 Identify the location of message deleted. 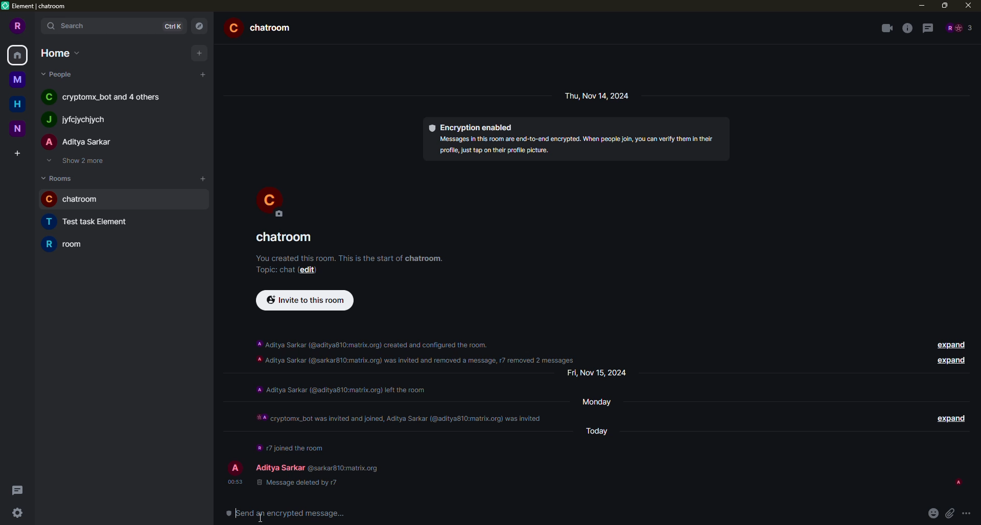
(295, 482).